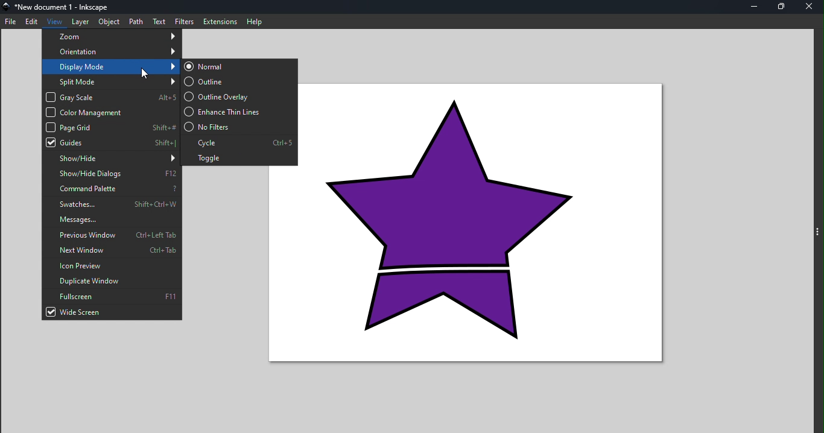 The height and width of the screenshot is (433, 824). Describe the element at coordinates (112, 36) in the screenshot. I see `Zoom` at that location.